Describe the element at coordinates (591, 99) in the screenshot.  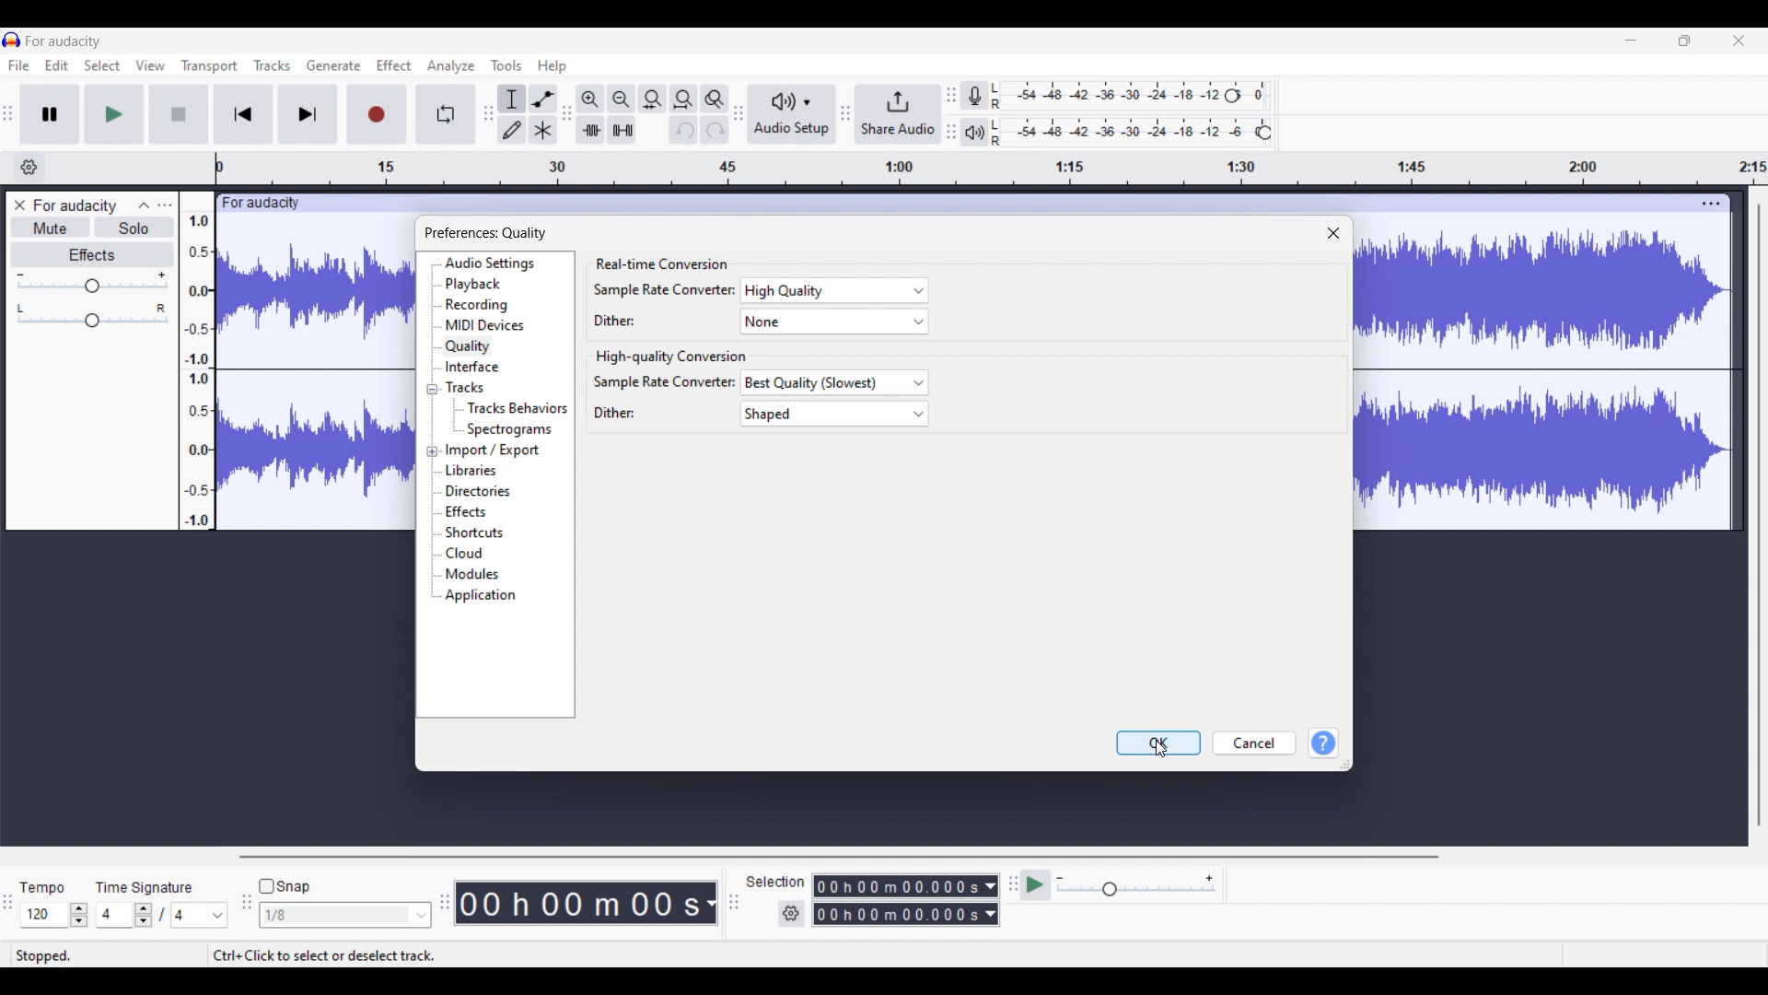
I see `Zoom in` at that location.